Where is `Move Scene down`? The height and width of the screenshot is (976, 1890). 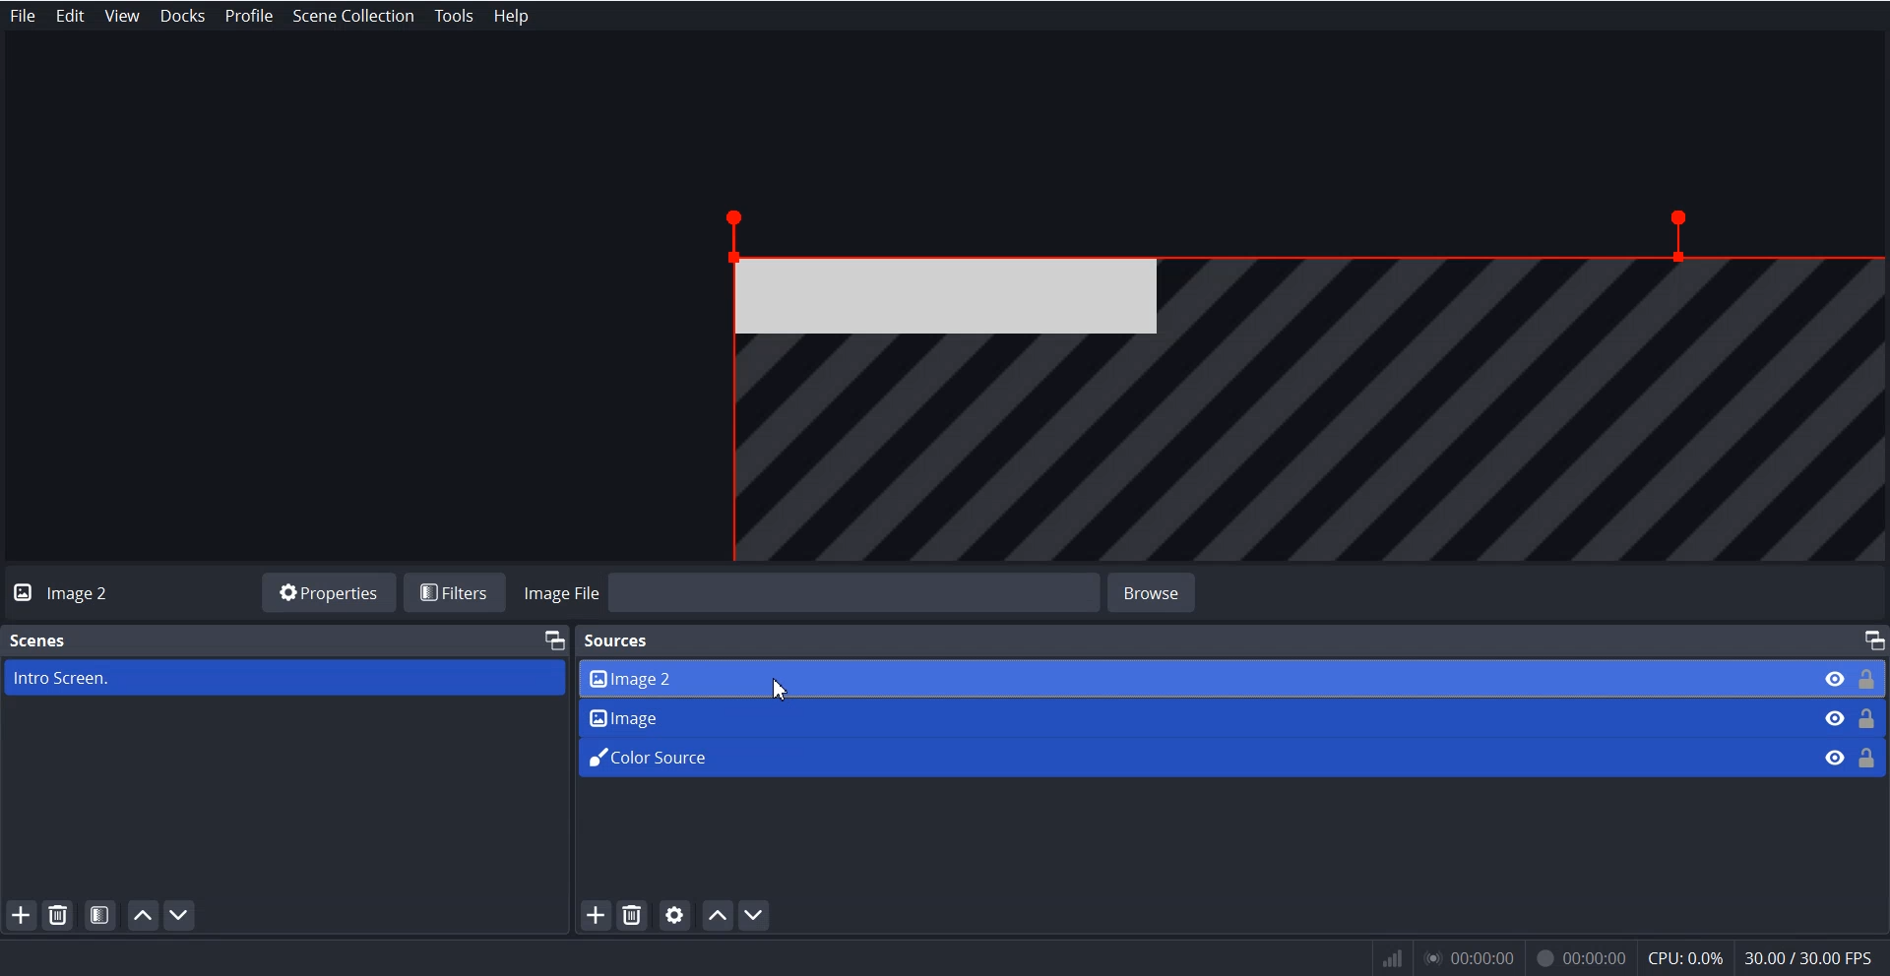
Move Scene down is located at coordinates (758, 915).